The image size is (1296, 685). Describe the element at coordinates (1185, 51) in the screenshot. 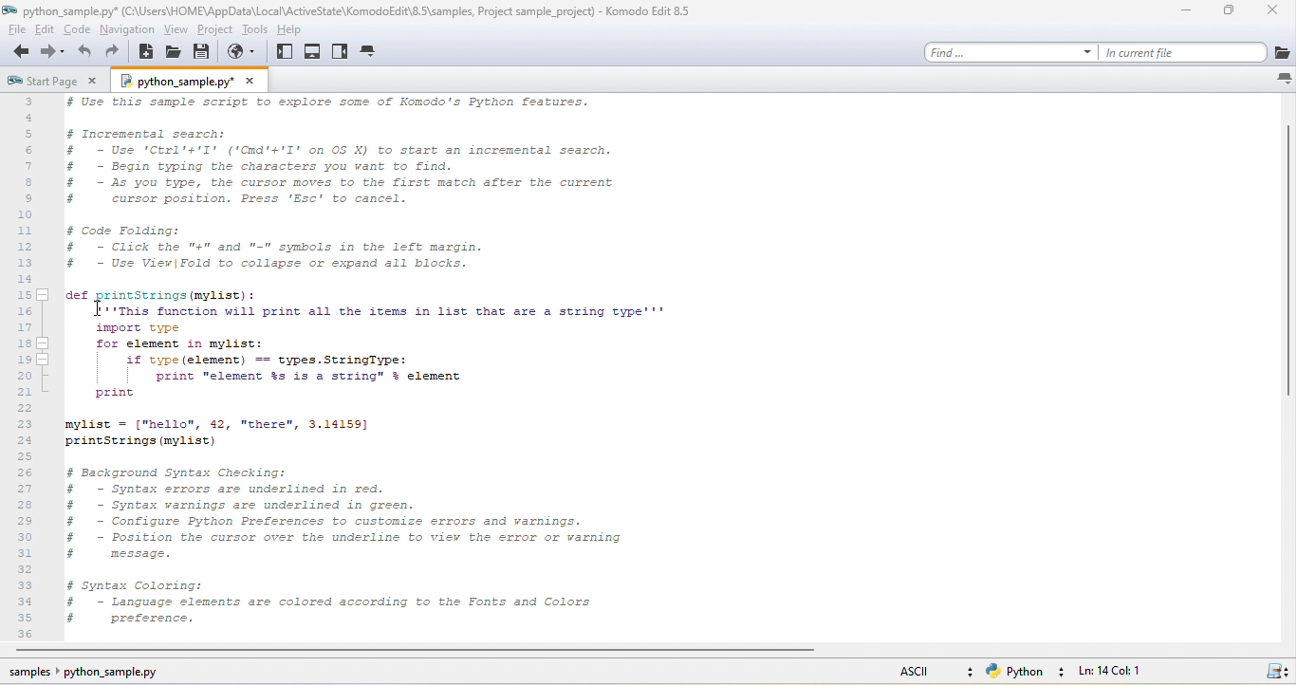

I see `in current file` at that location.